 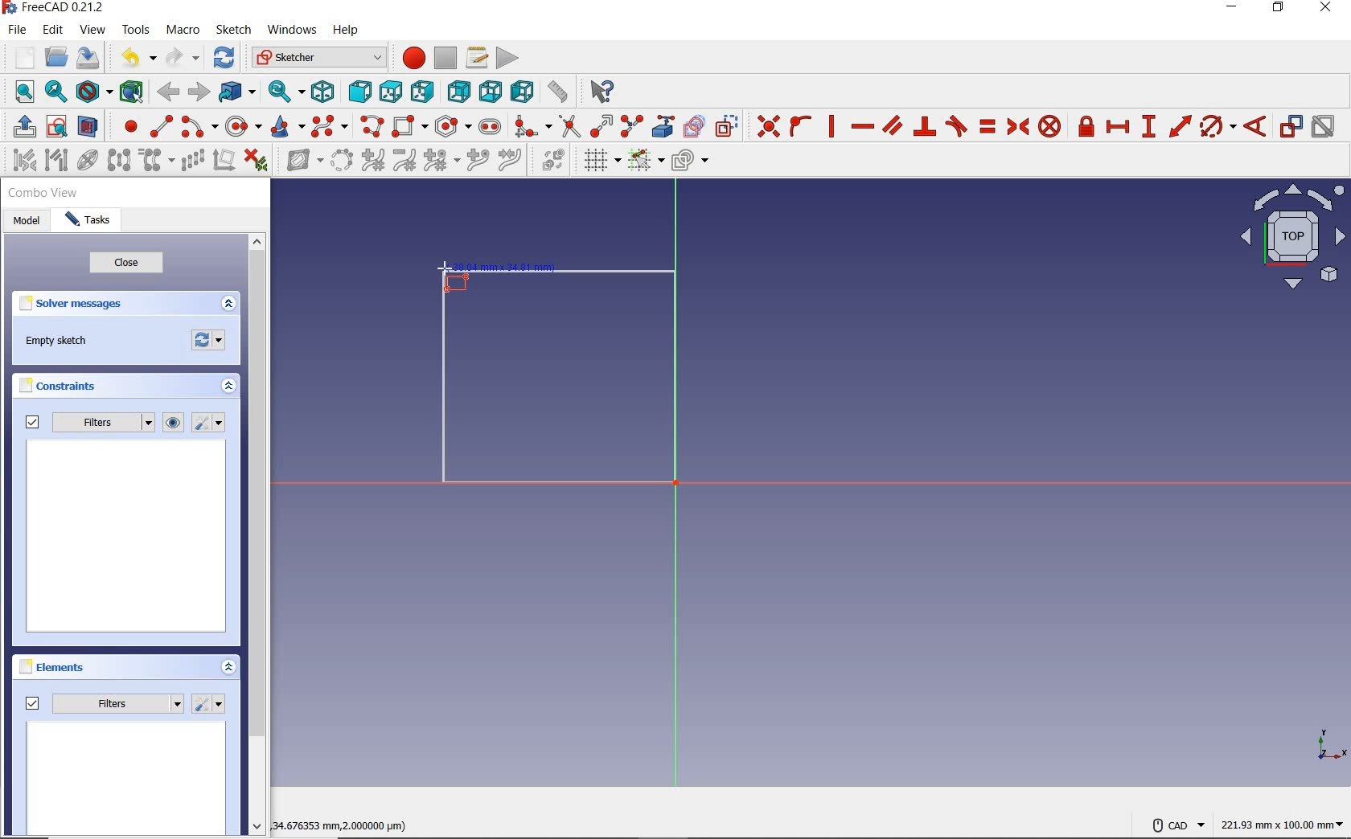 I want to click on dimensions, so click(x=349, y=824).